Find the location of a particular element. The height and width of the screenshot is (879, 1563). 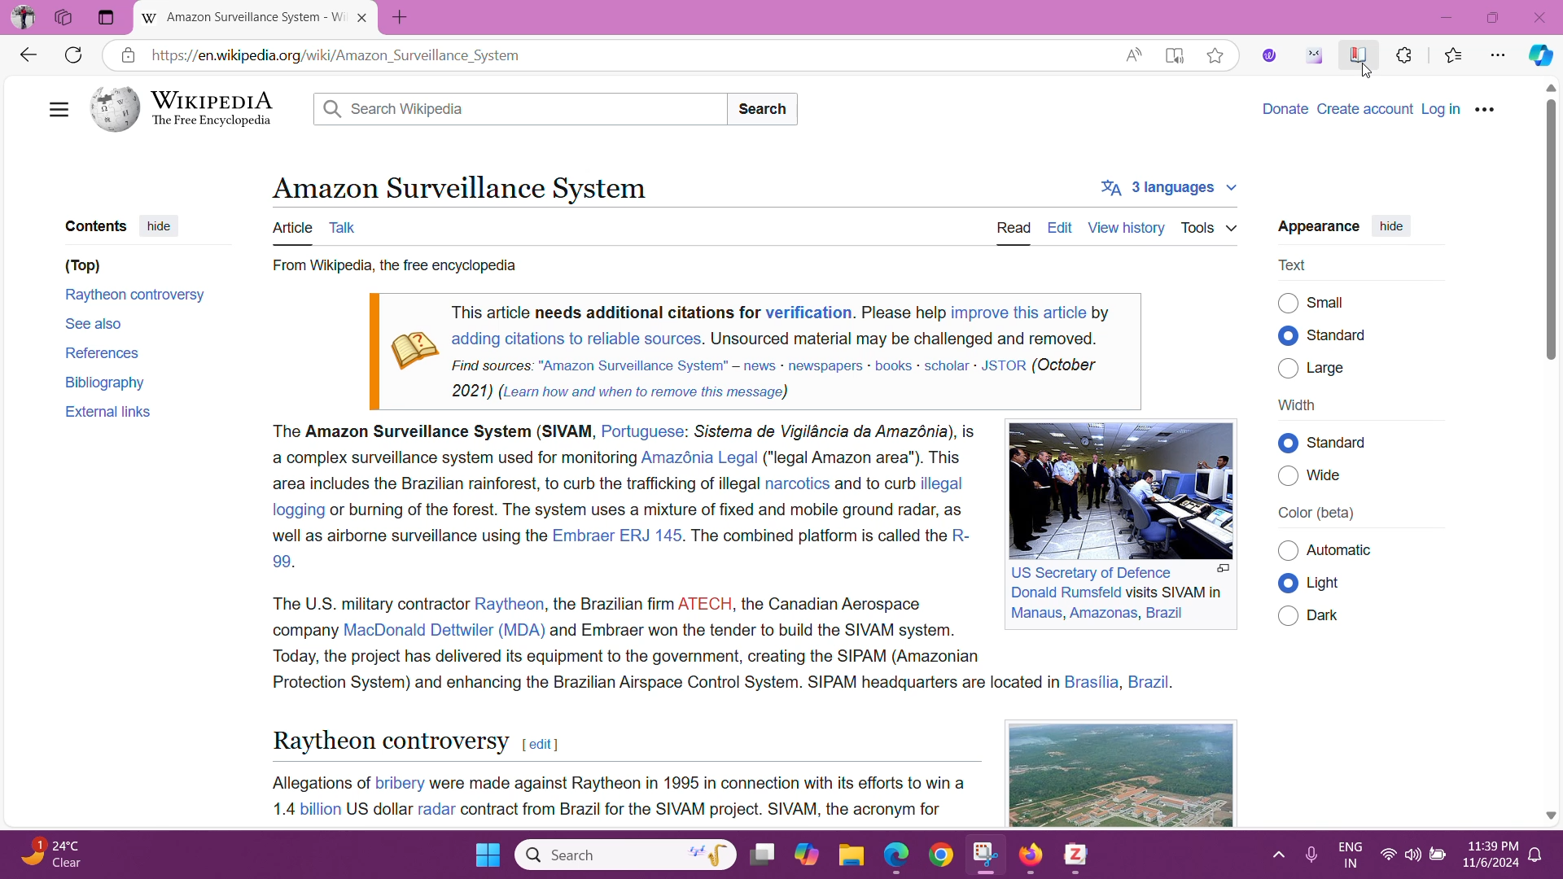

 Dark is located at coordinates (1330, 615).